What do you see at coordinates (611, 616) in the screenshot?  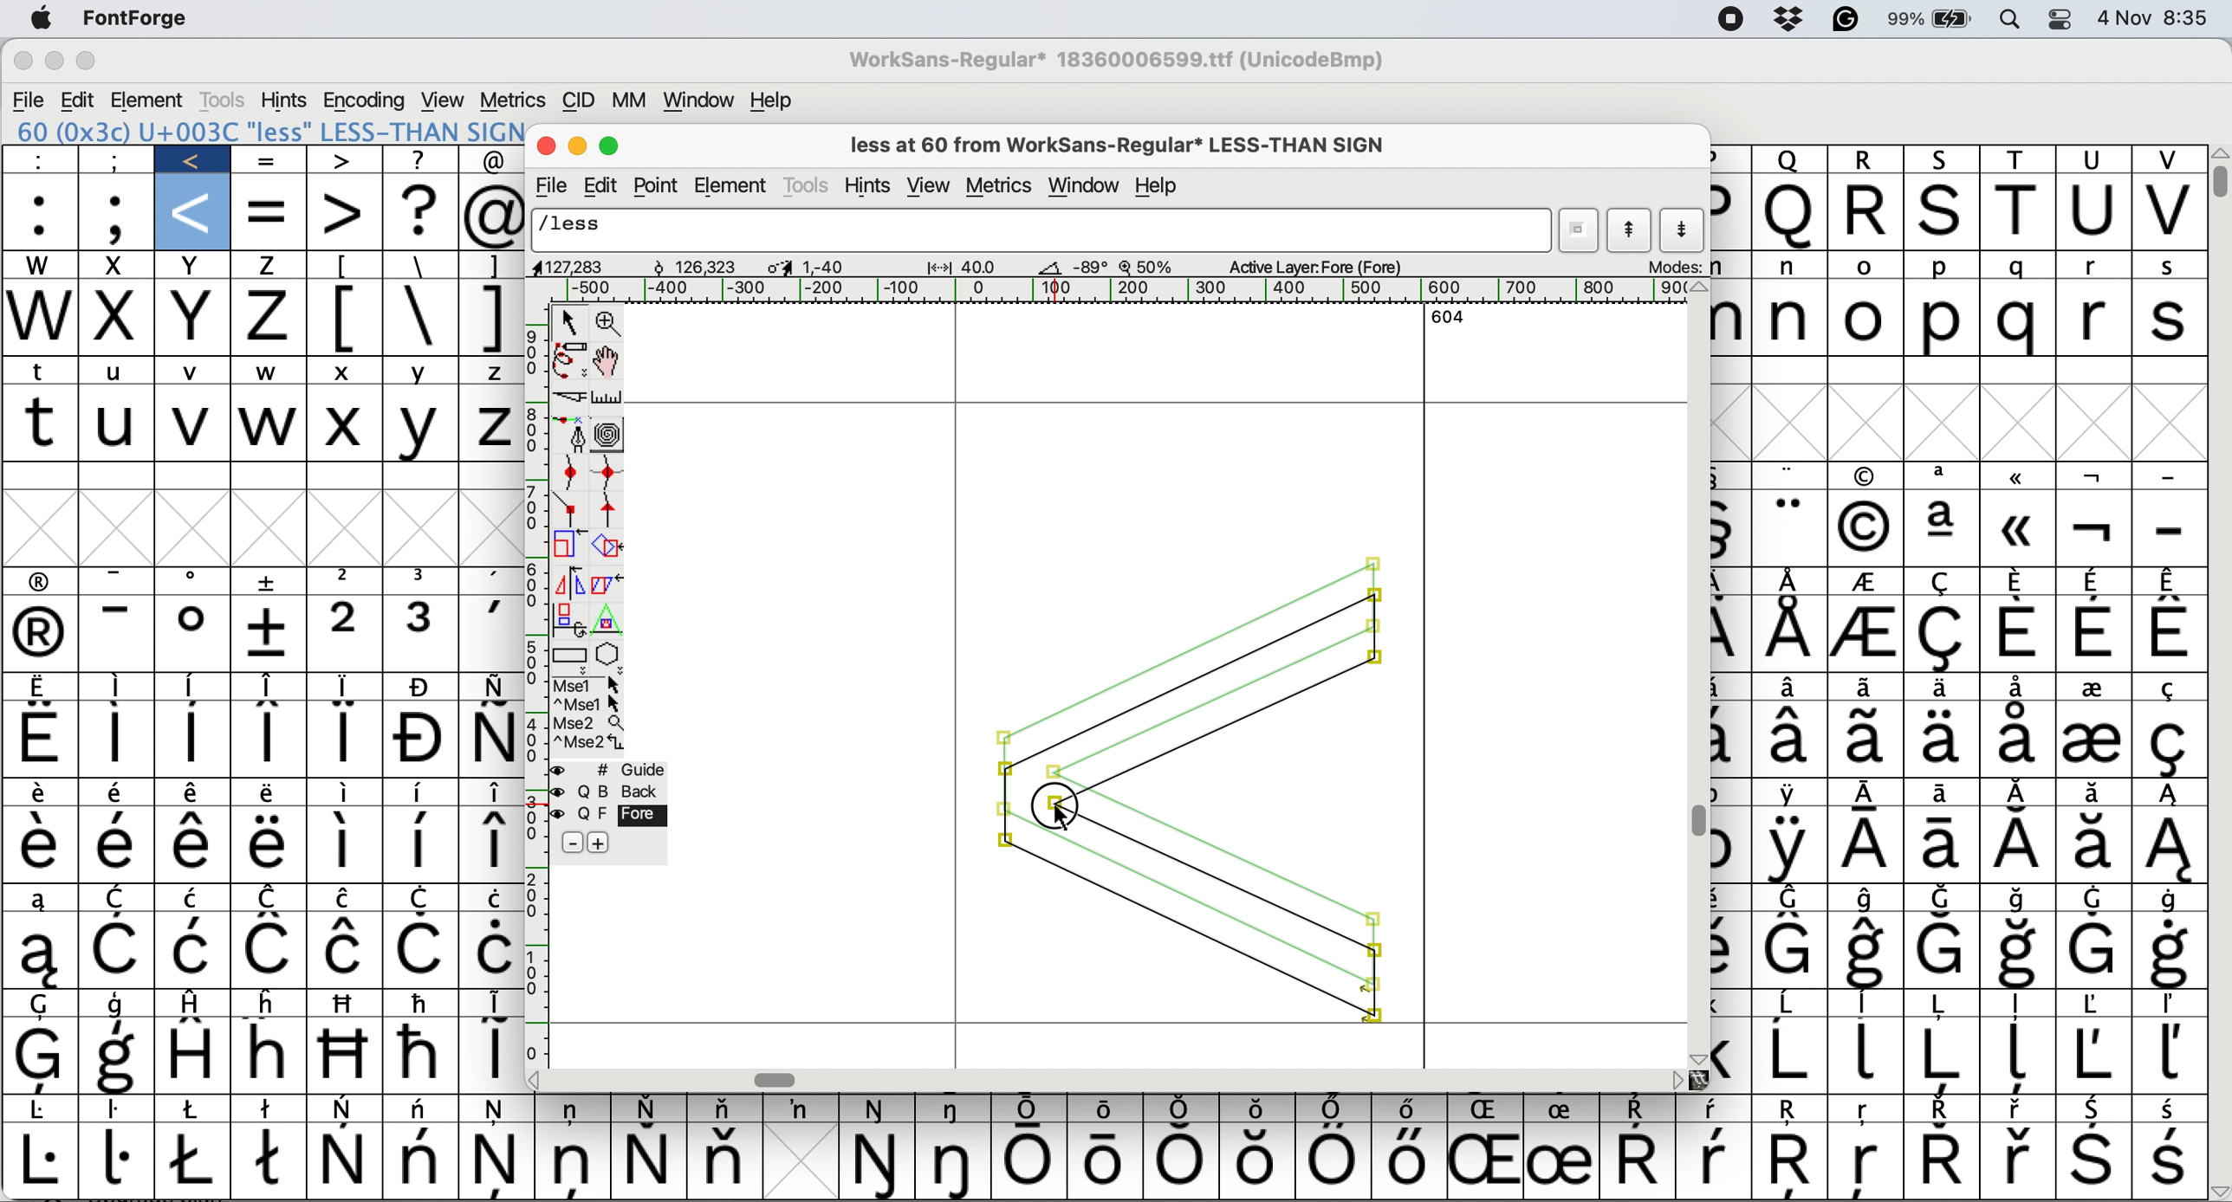 I see `perform a perspective tranformation on selection` at bounding box center [611, 616].